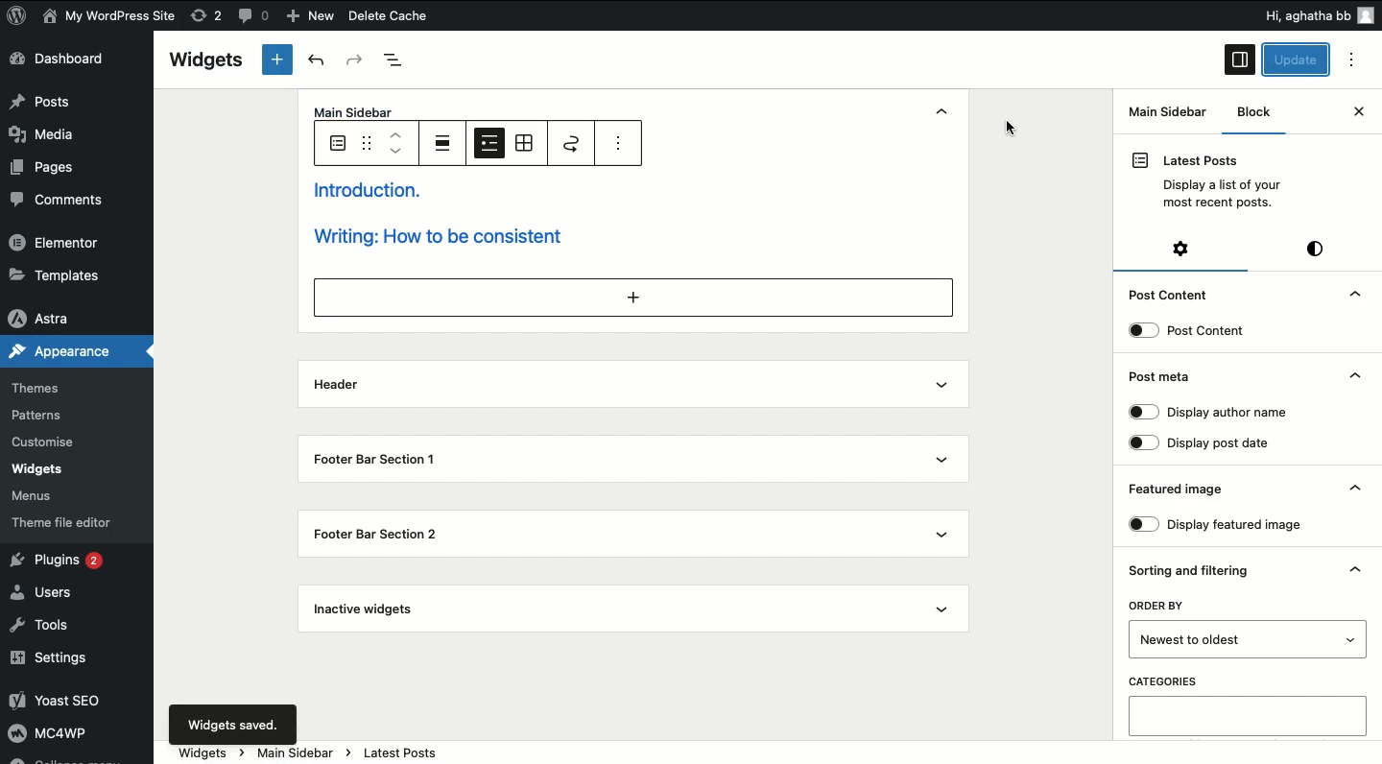  Describe the element at coordinates (319, 60) in the screenshot. I see `Undo` at that location.